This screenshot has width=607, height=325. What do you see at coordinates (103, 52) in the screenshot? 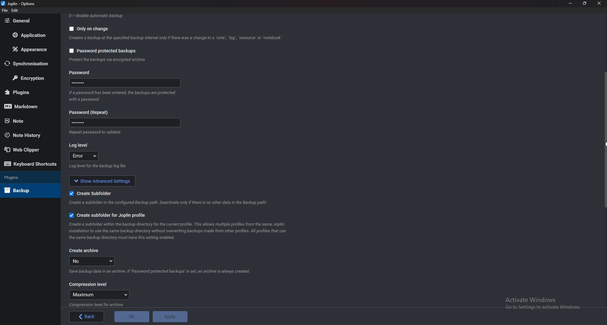
I see `password protected backups` at bounding box center [103, 52].